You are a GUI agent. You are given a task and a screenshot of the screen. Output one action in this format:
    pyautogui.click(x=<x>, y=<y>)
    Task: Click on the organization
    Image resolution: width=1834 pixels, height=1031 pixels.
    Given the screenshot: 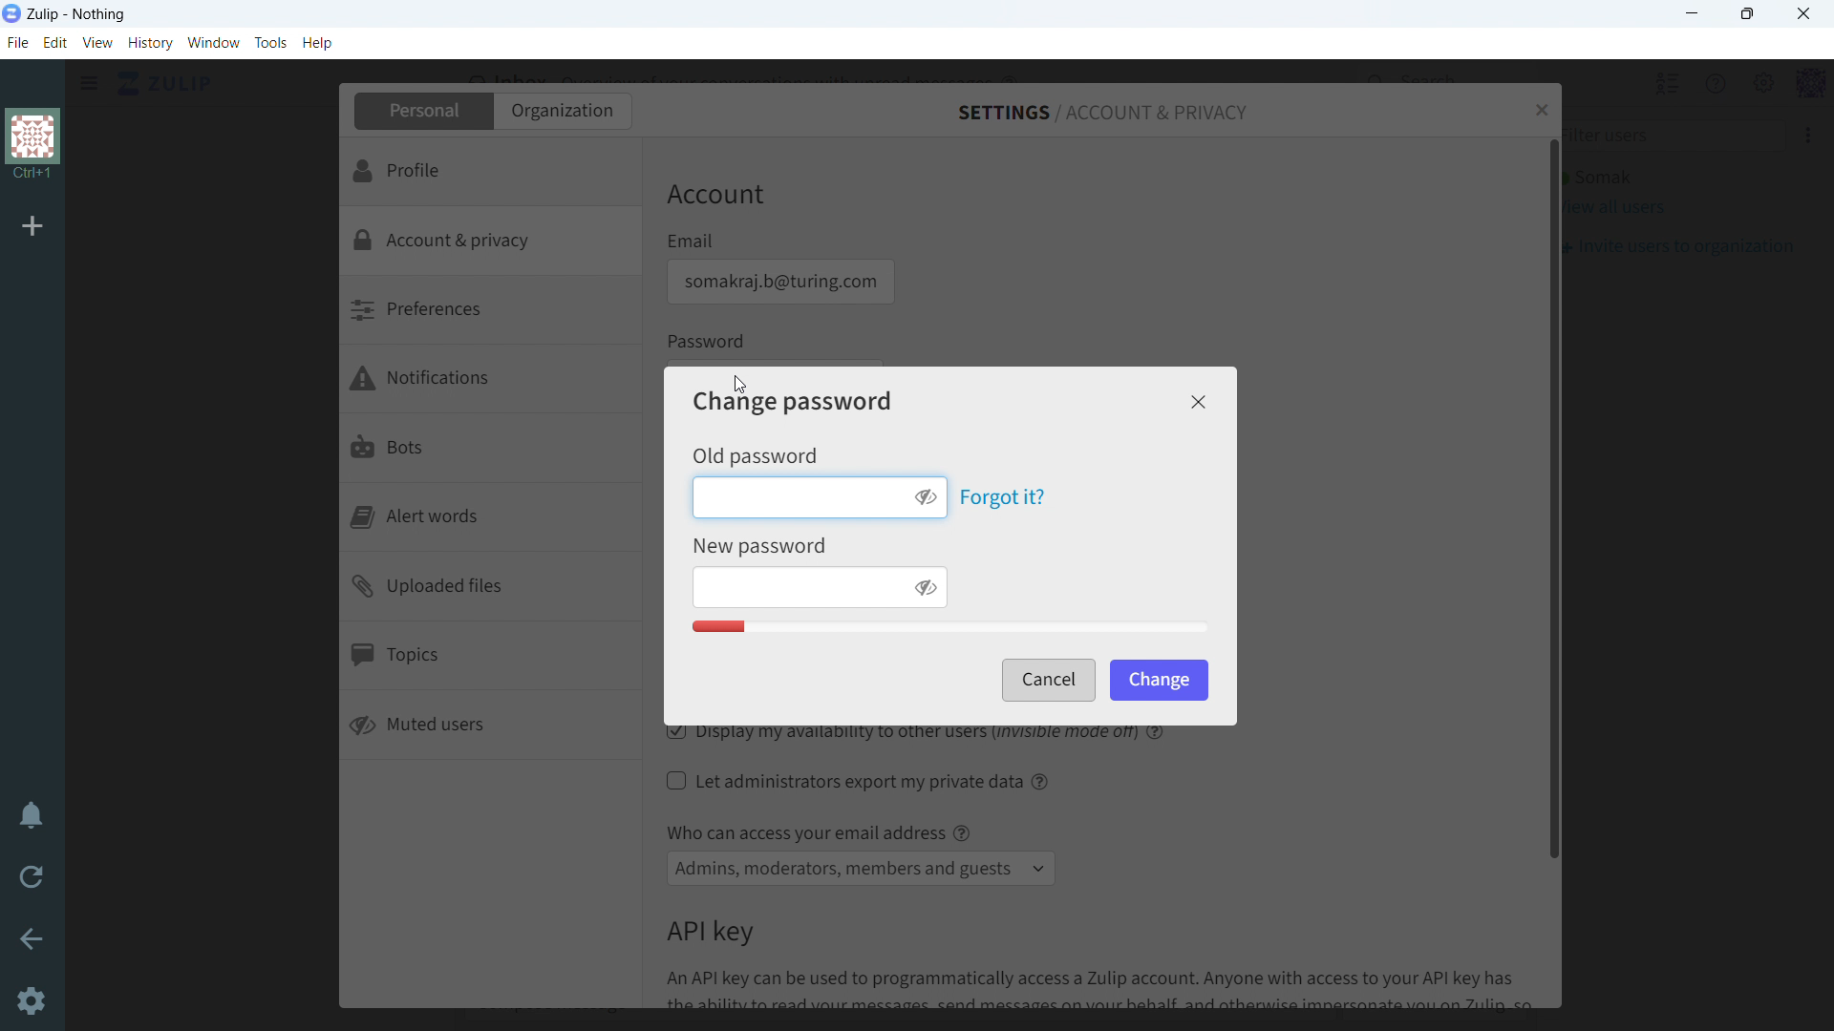 What is the action you would take?
    pyautogui.click(x=562, y=111)
    